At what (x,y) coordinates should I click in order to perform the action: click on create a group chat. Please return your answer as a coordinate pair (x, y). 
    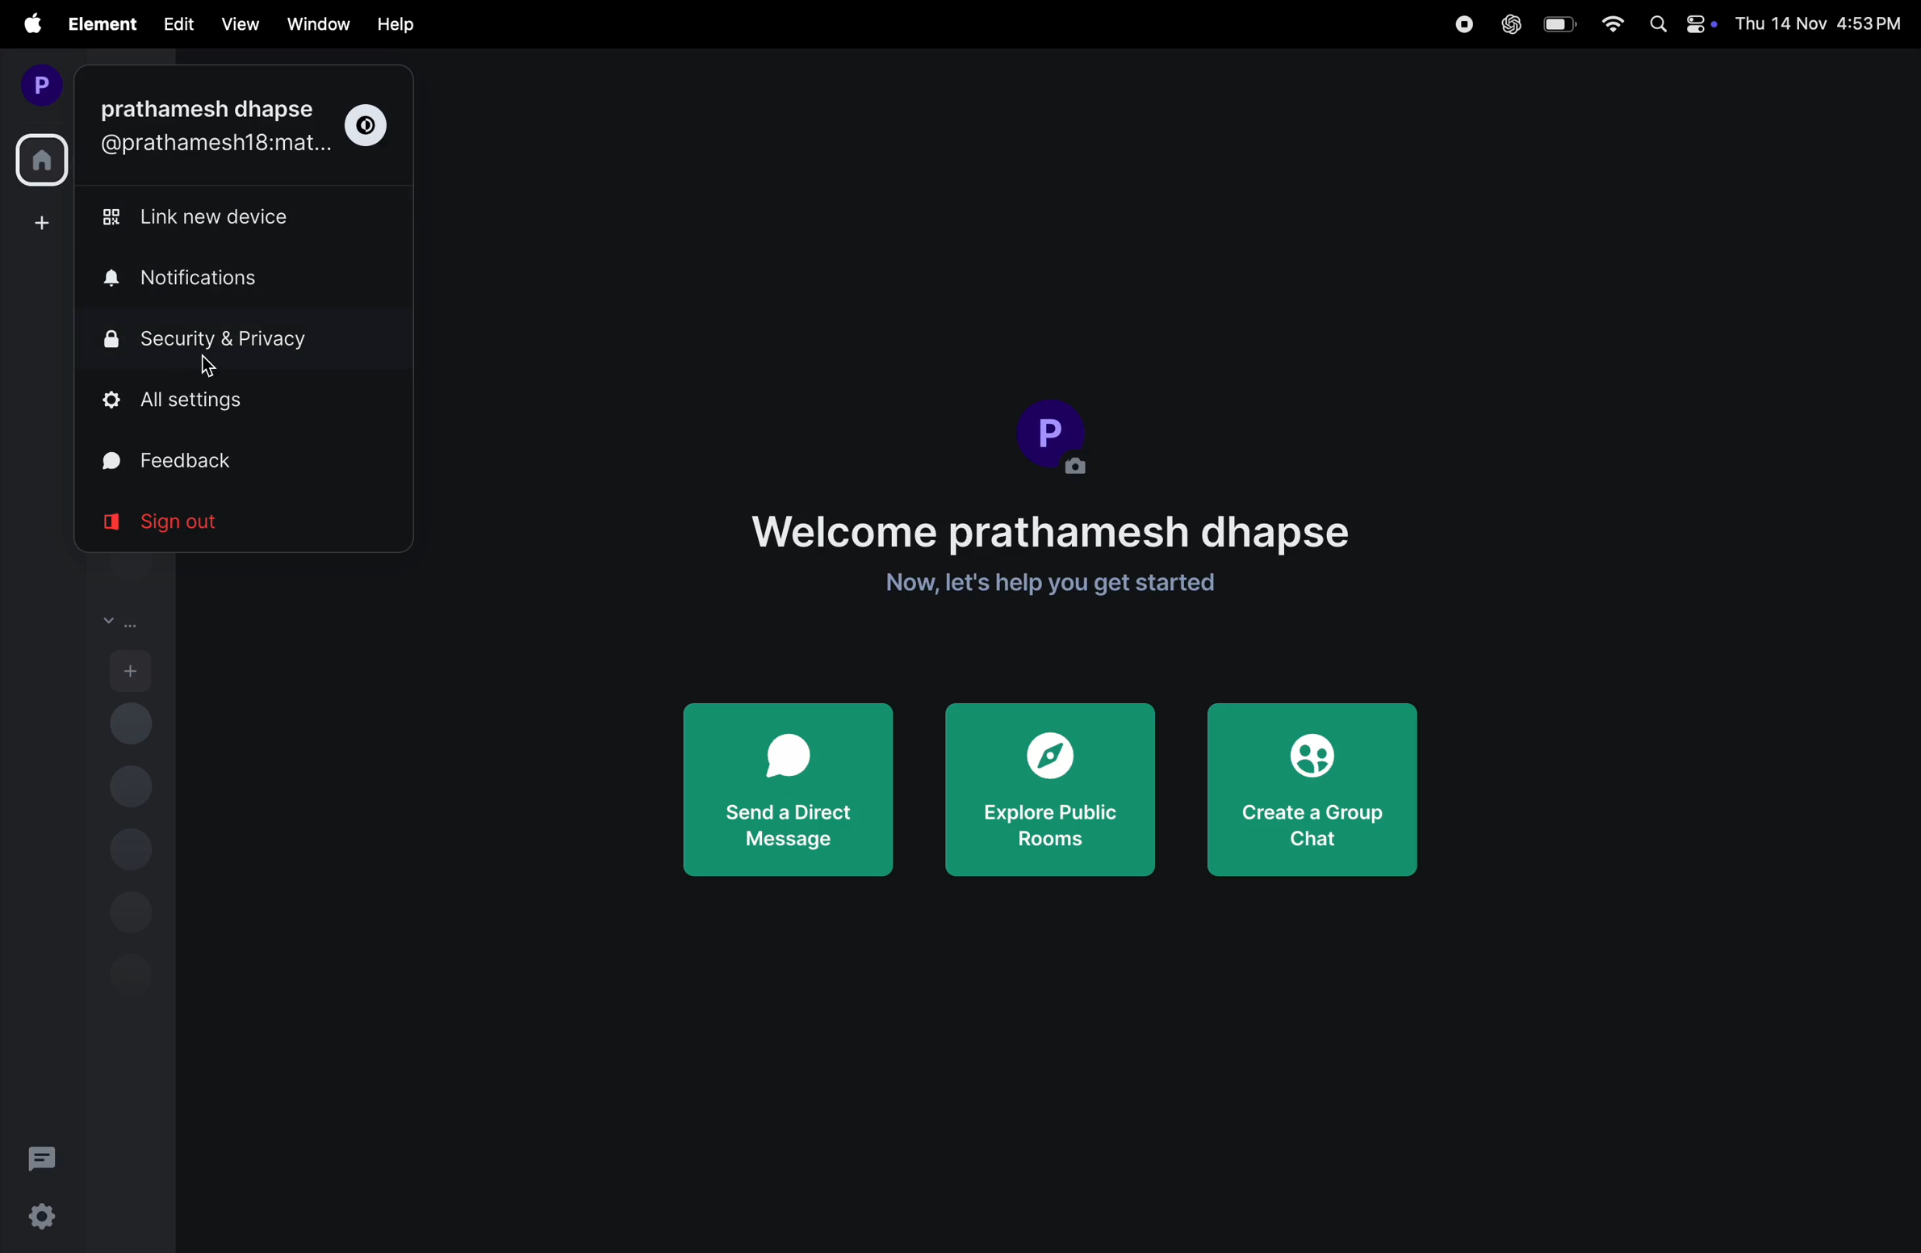
    Looking at the image, I should click on (1309, 786).